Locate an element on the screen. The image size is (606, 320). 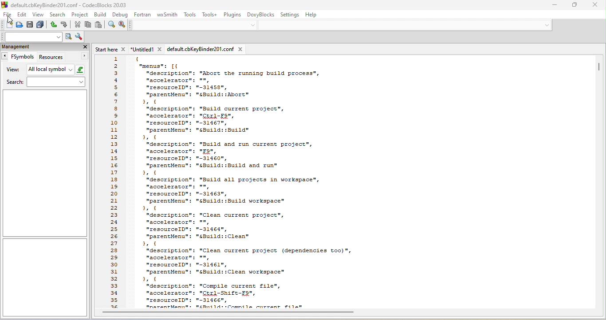
vertical scroll bar is located at coordinates (599, 66).